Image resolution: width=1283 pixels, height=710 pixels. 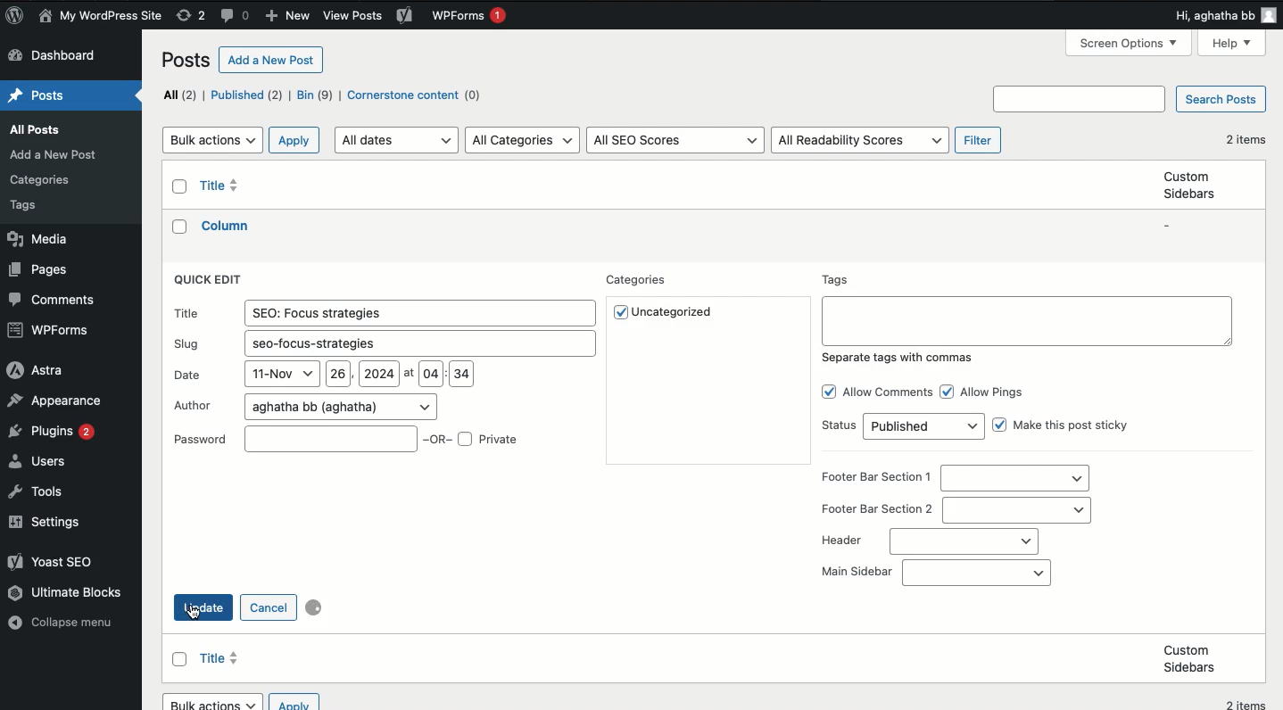 I want to click on Posts, so click(x=40, y=96).